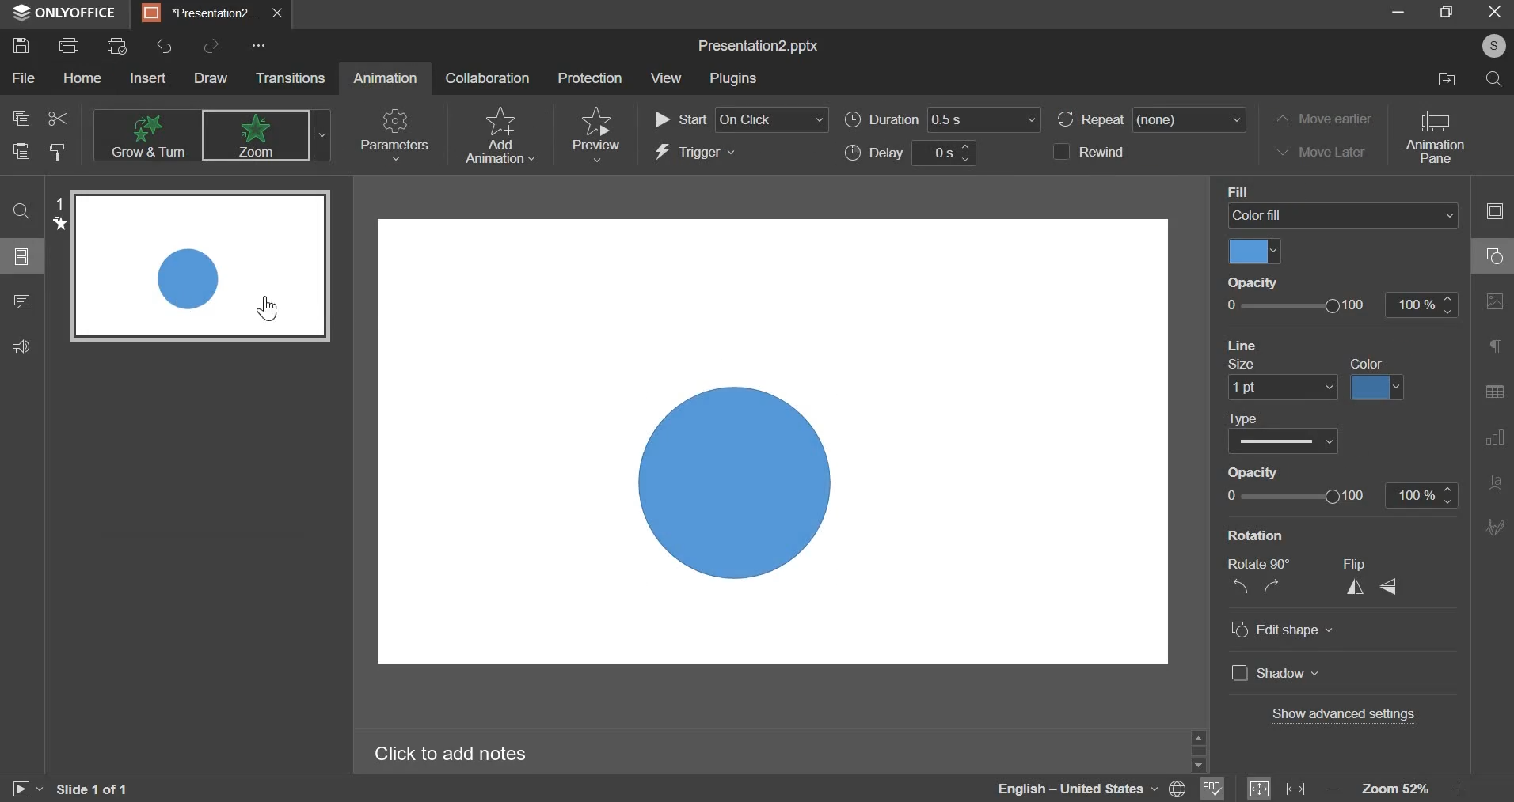  Describe the element at coordinates (1489, 47) in the screenshot. I see `©` at that location.